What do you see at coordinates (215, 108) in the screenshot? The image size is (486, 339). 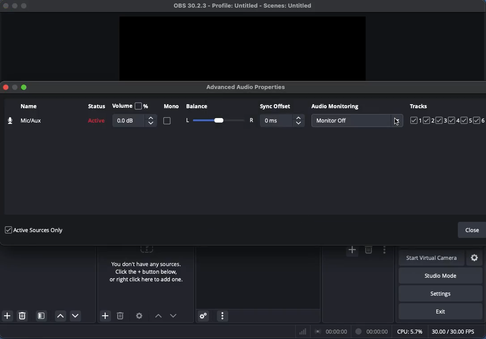 I see `Balance` at bounding box center [215, 108].